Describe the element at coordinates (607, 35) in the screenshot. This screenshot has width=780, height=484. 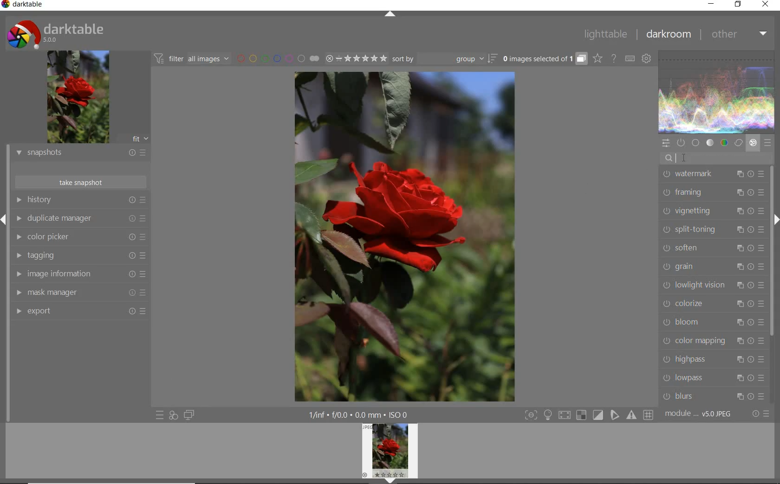
I see `lighttable` at that location.